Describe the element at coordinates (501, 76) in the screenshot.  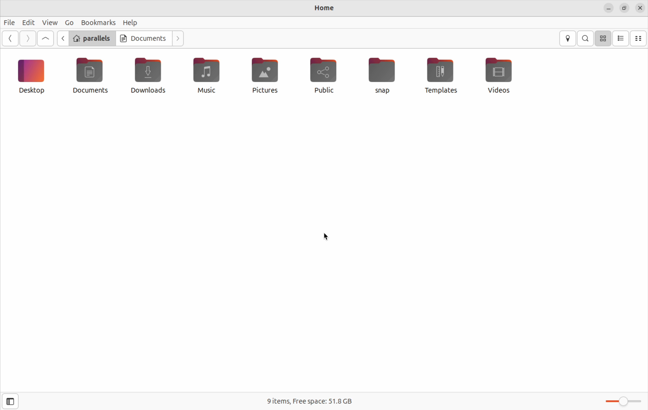
I see `videos` at that location.